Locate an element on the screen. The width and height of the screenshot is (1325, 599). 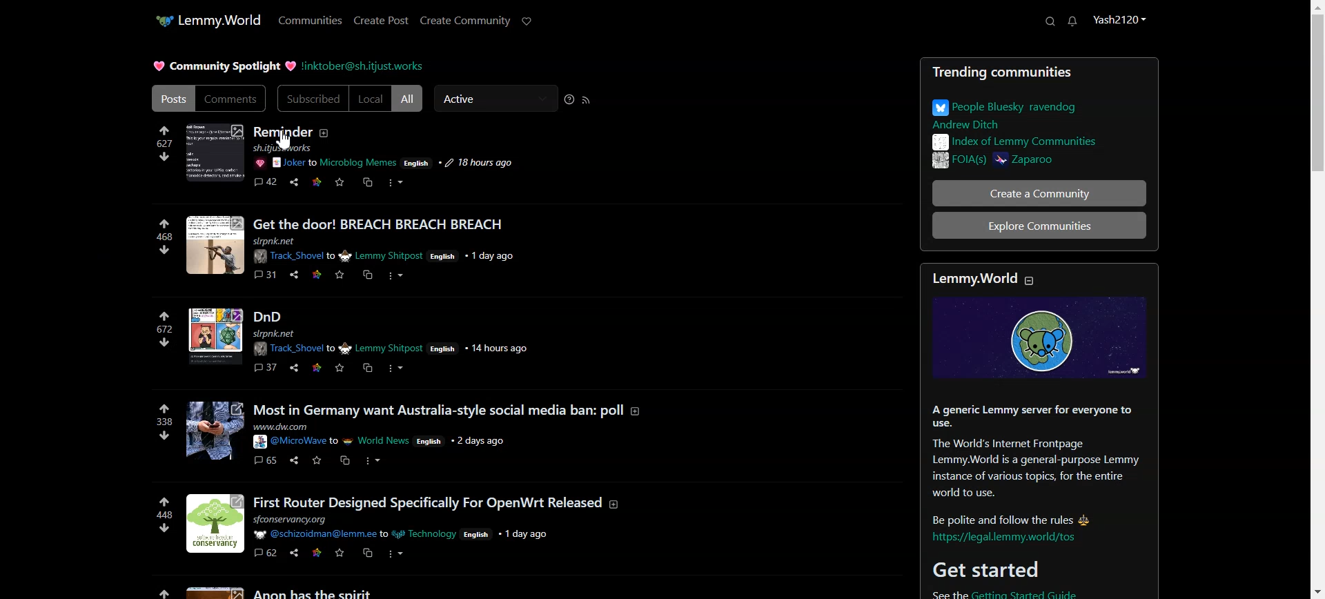
More is located at coordinates (394, 182).